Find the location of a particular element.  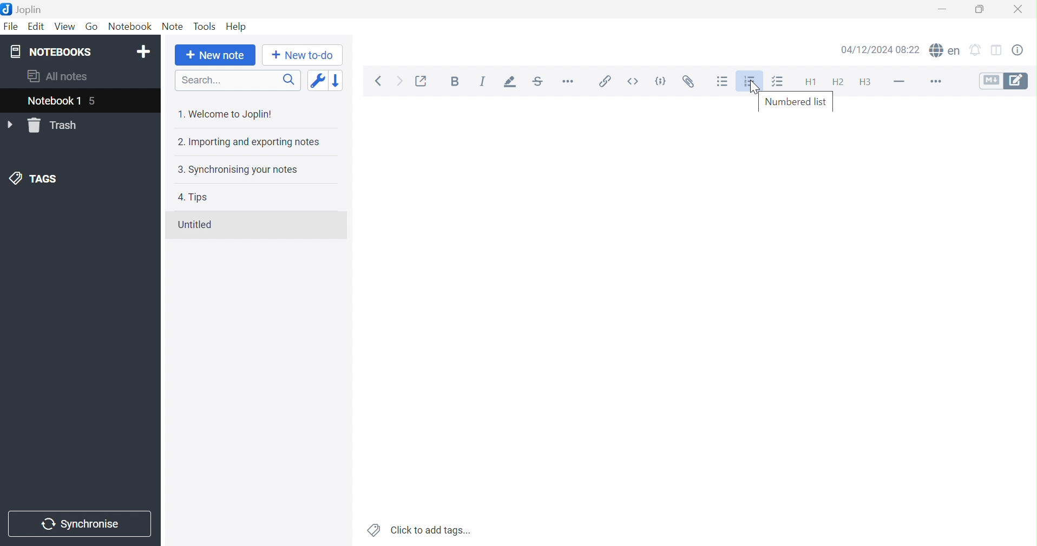

File is located at coordinates (11, 27).